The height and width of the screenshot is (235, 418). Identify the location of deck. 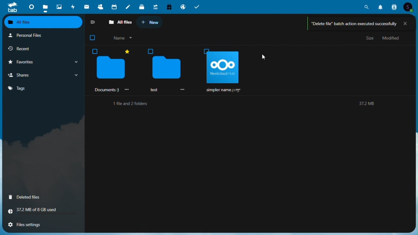
(142, 7).